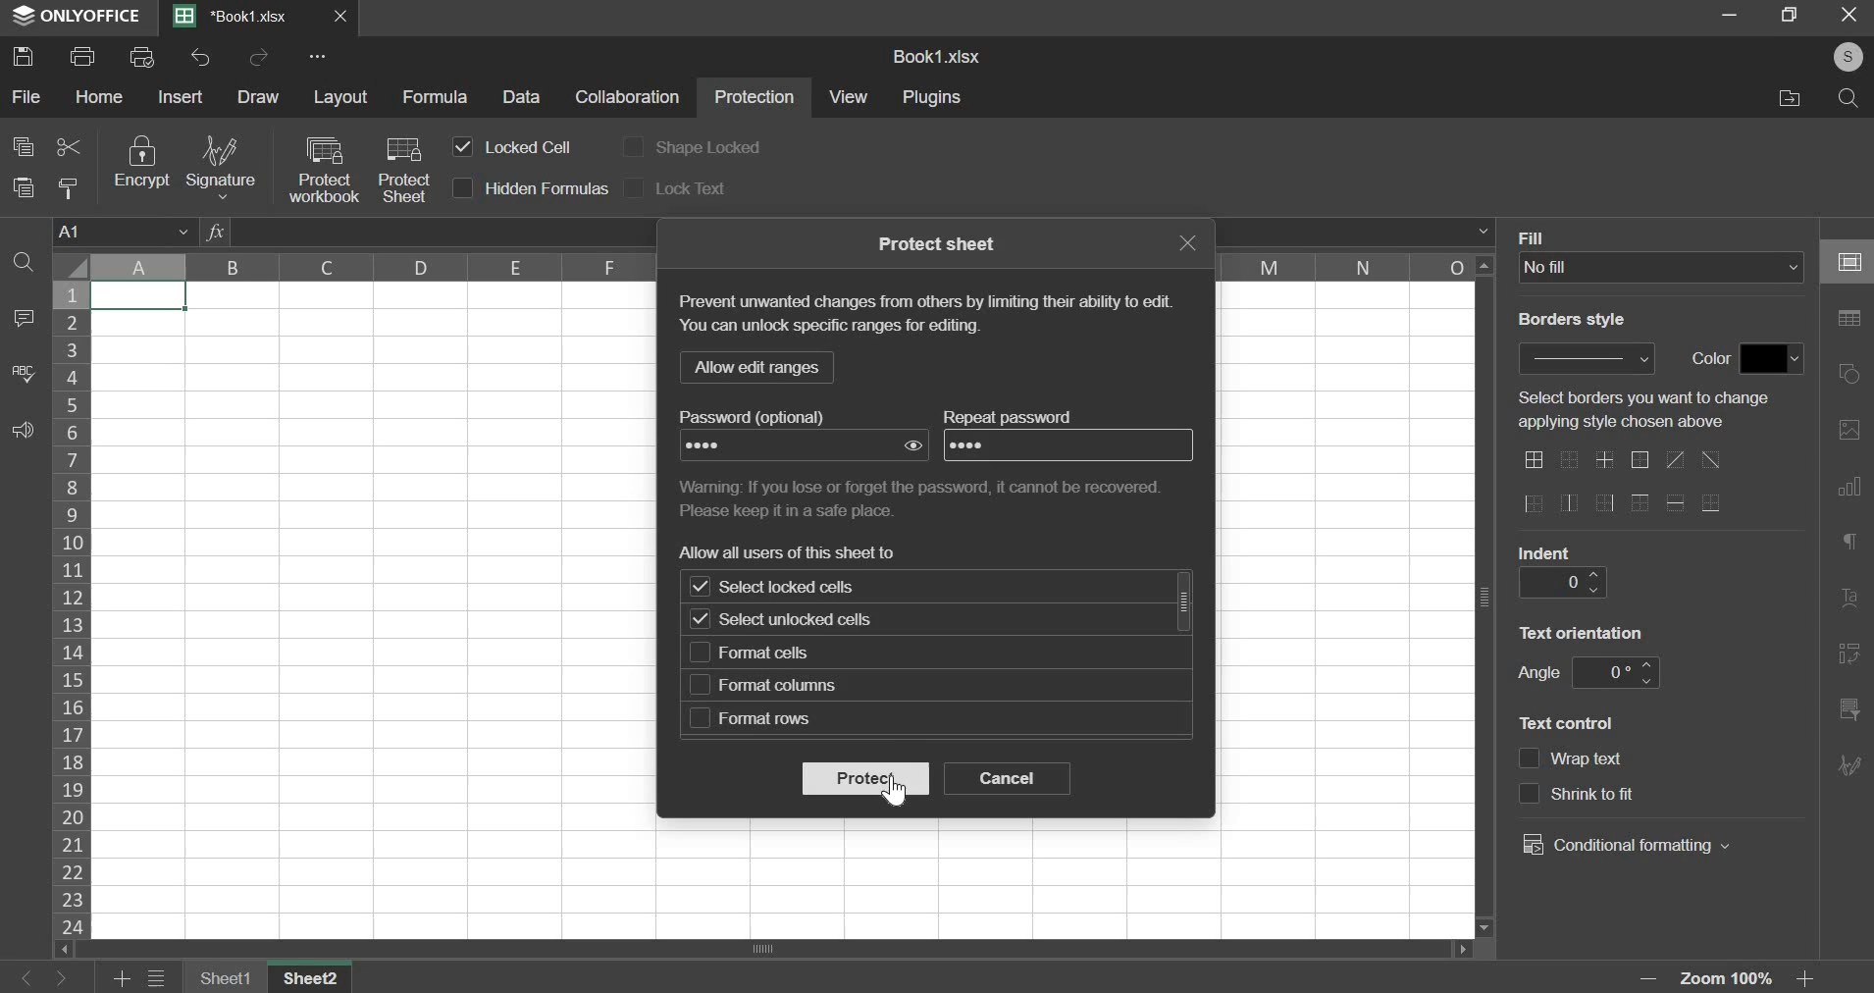  What do you see at coordinates (755, 367) in the screenshot?
I see `llow edit range` at bounding box center [755, 367].